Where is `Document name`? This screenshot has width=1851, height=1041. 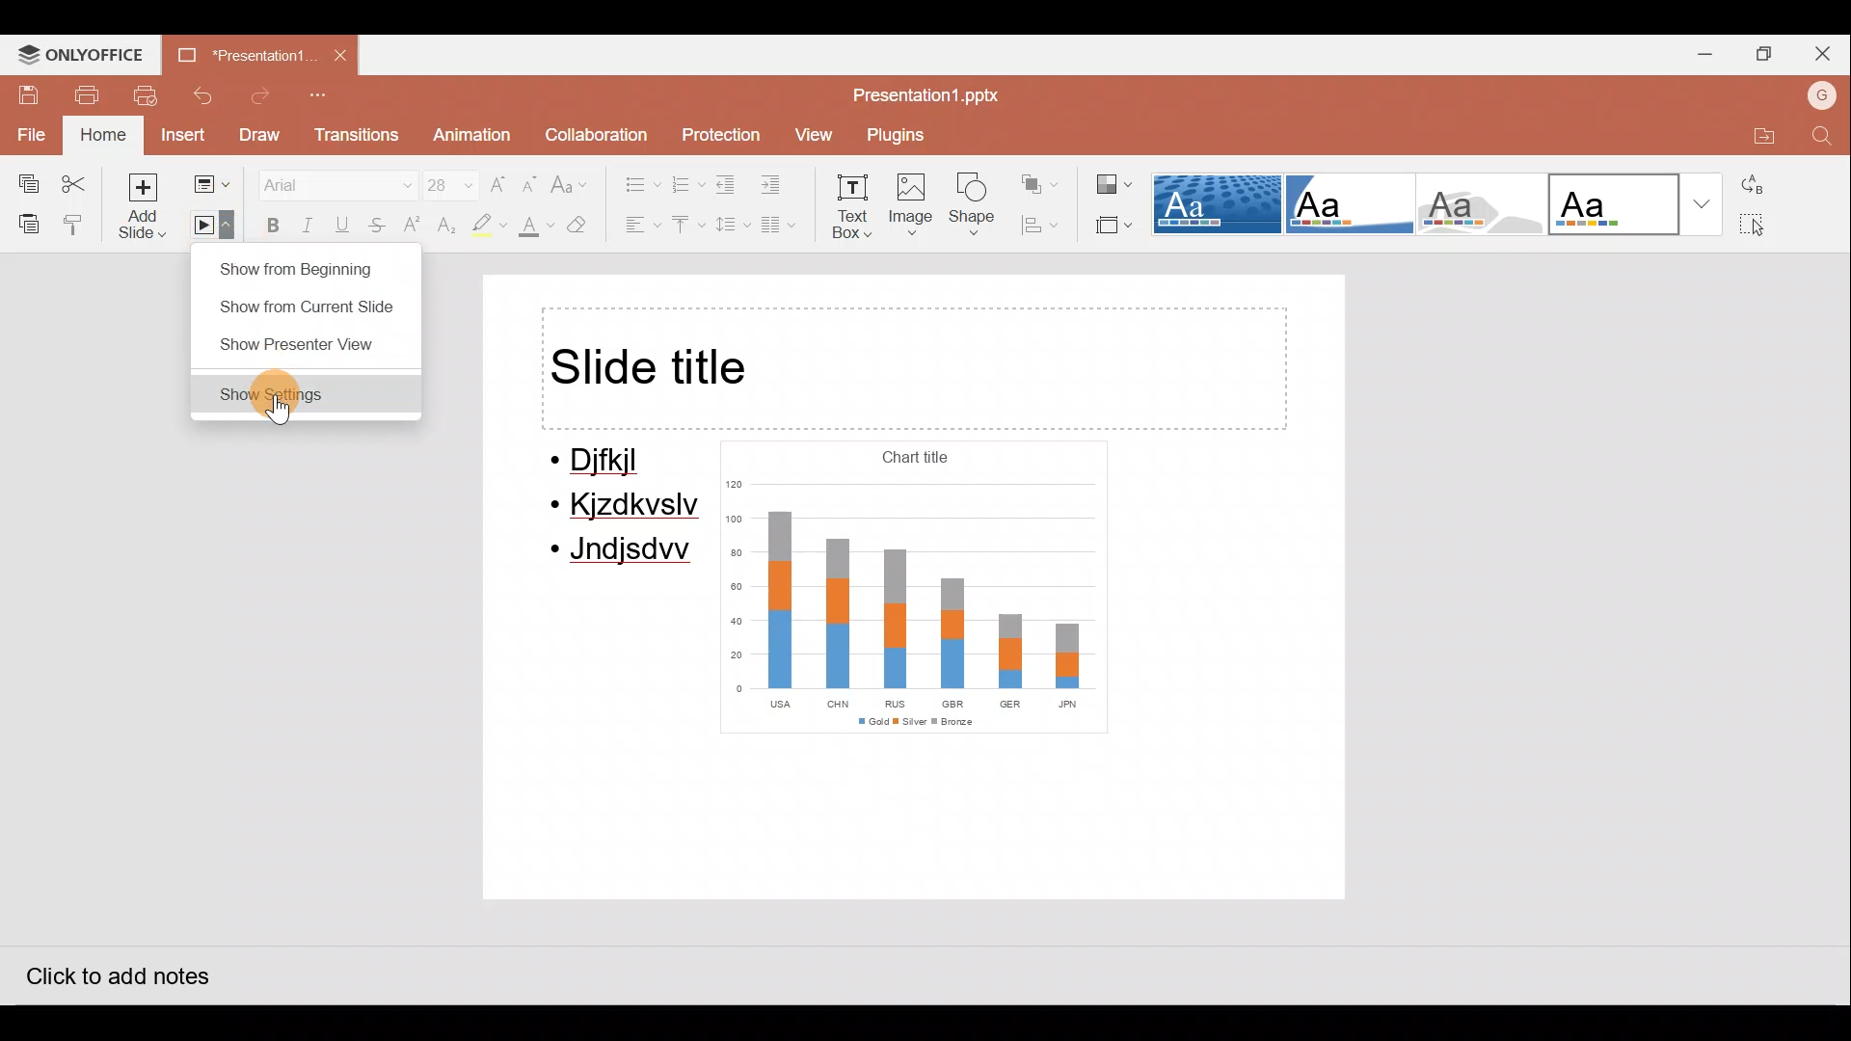 Document name is located at coordinates (236, 51).